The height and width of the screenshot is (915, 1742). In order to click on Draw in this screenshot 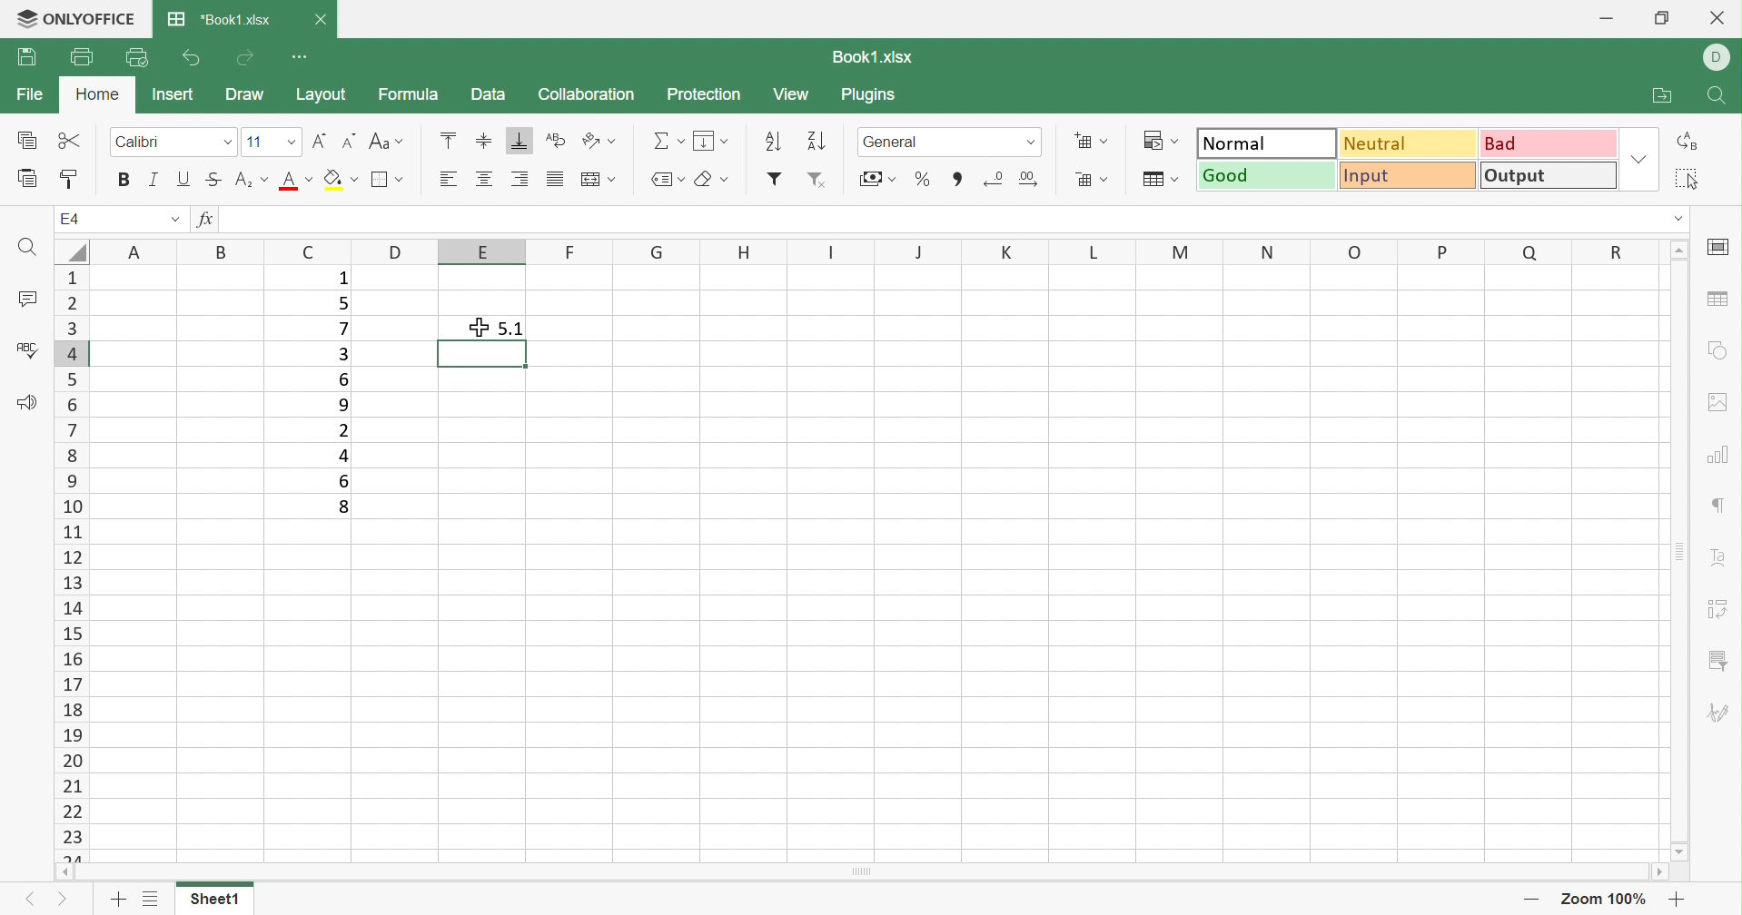, I will do `click(247, 94)`.